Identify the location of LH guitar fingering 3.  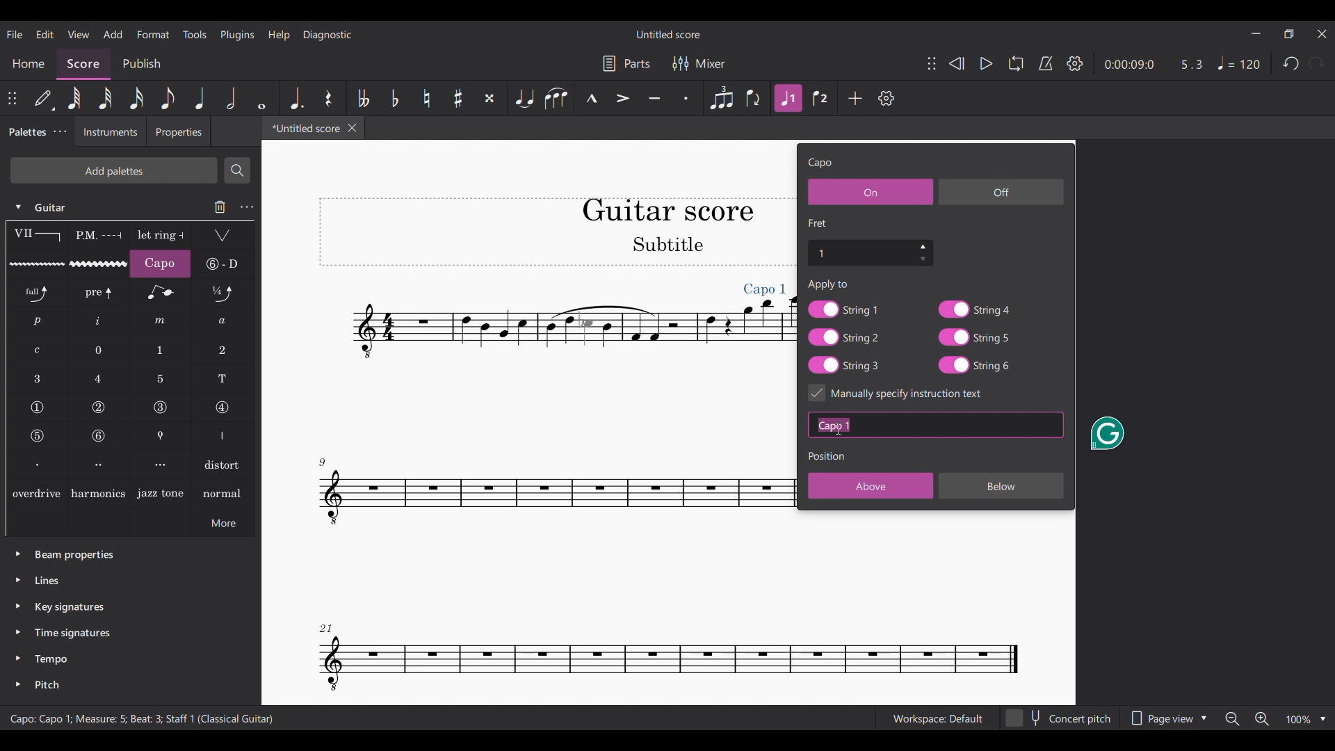
(37, 378).